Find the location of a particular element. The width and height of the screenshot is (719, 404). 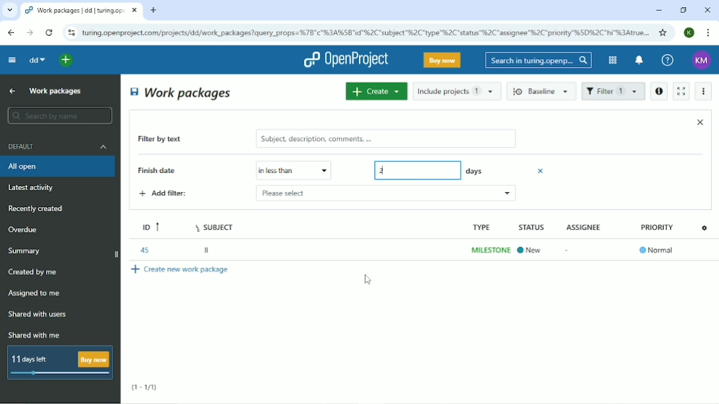

subject, description, comments is located at coordinates (385, 139).